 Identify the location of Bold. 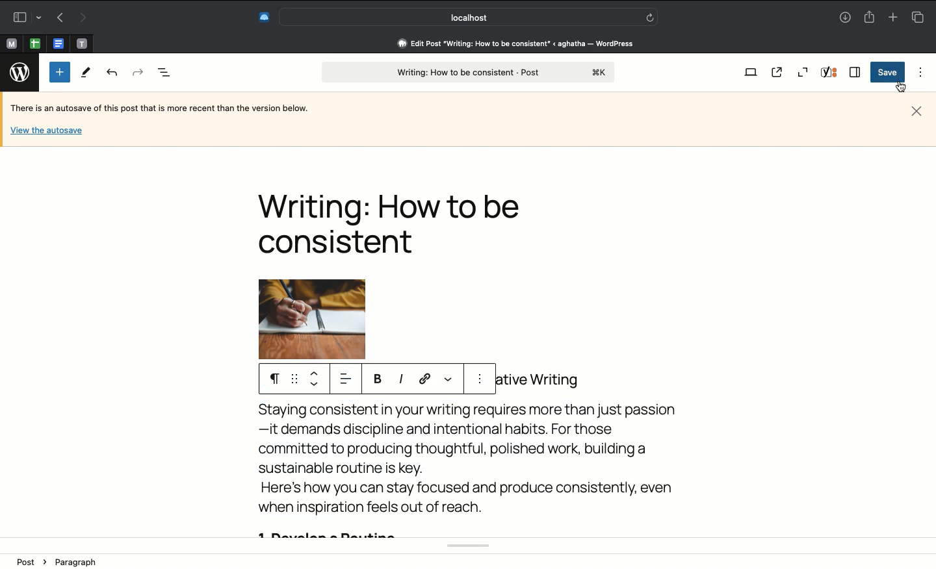
(379, 379).